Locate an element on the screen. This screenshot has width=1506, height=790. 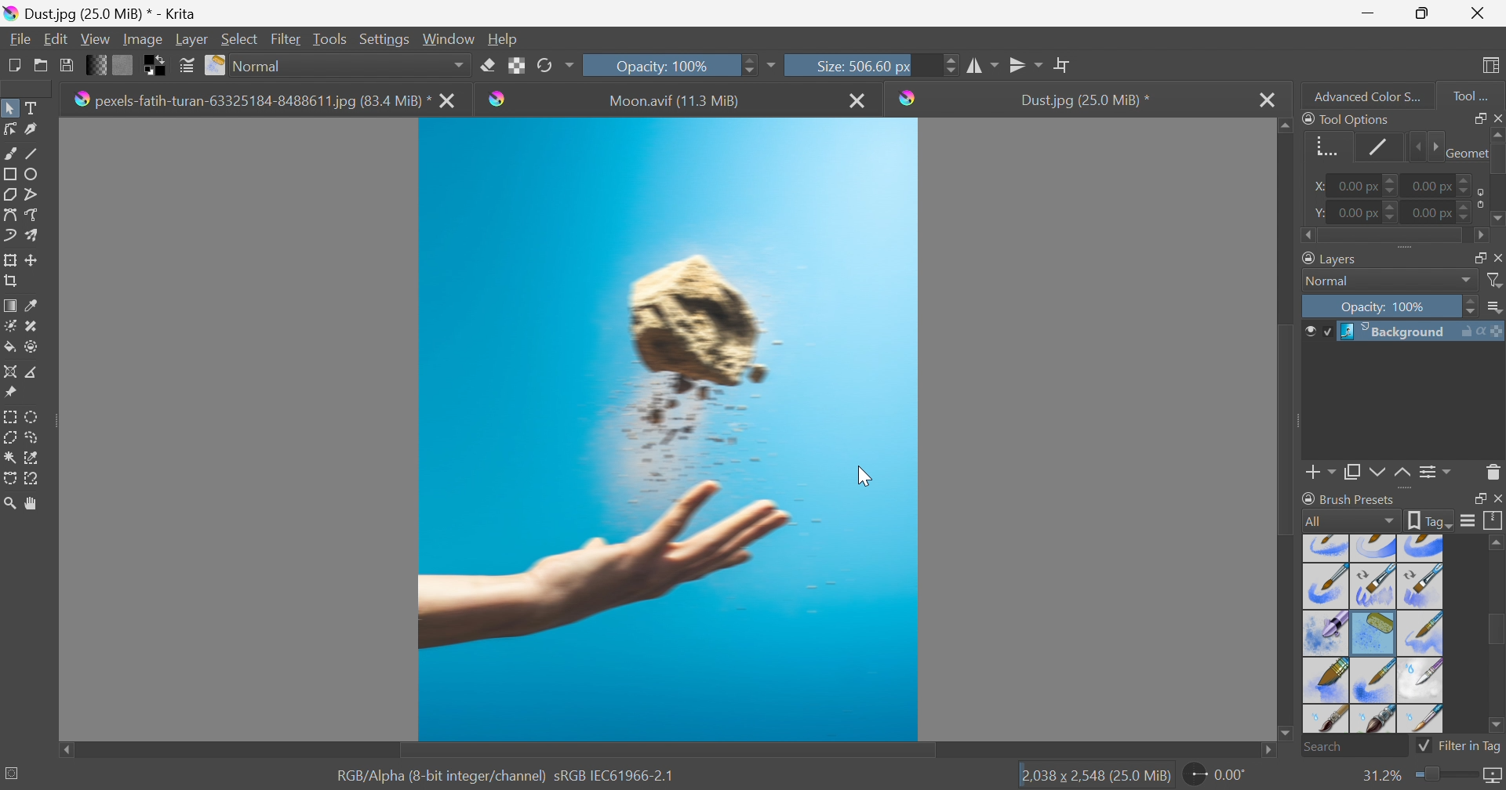
Geometry is located at coordinates (1464, 151).